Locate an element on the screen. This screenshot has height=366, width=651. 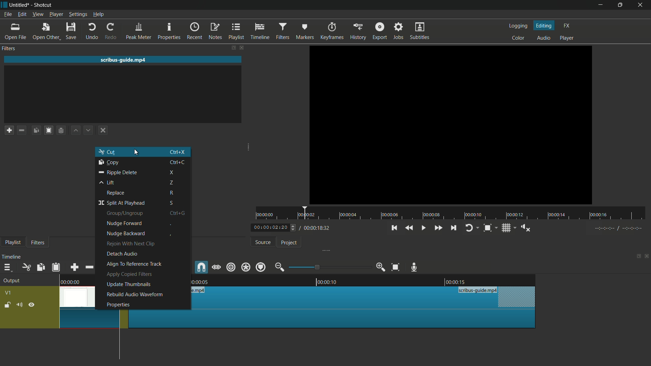
source is located at coordinates (263, 242).